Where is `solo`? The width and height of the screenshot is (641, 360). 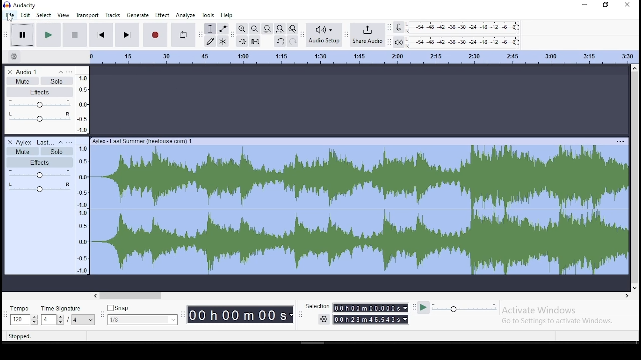
solo is located at coordinates (56, 152).